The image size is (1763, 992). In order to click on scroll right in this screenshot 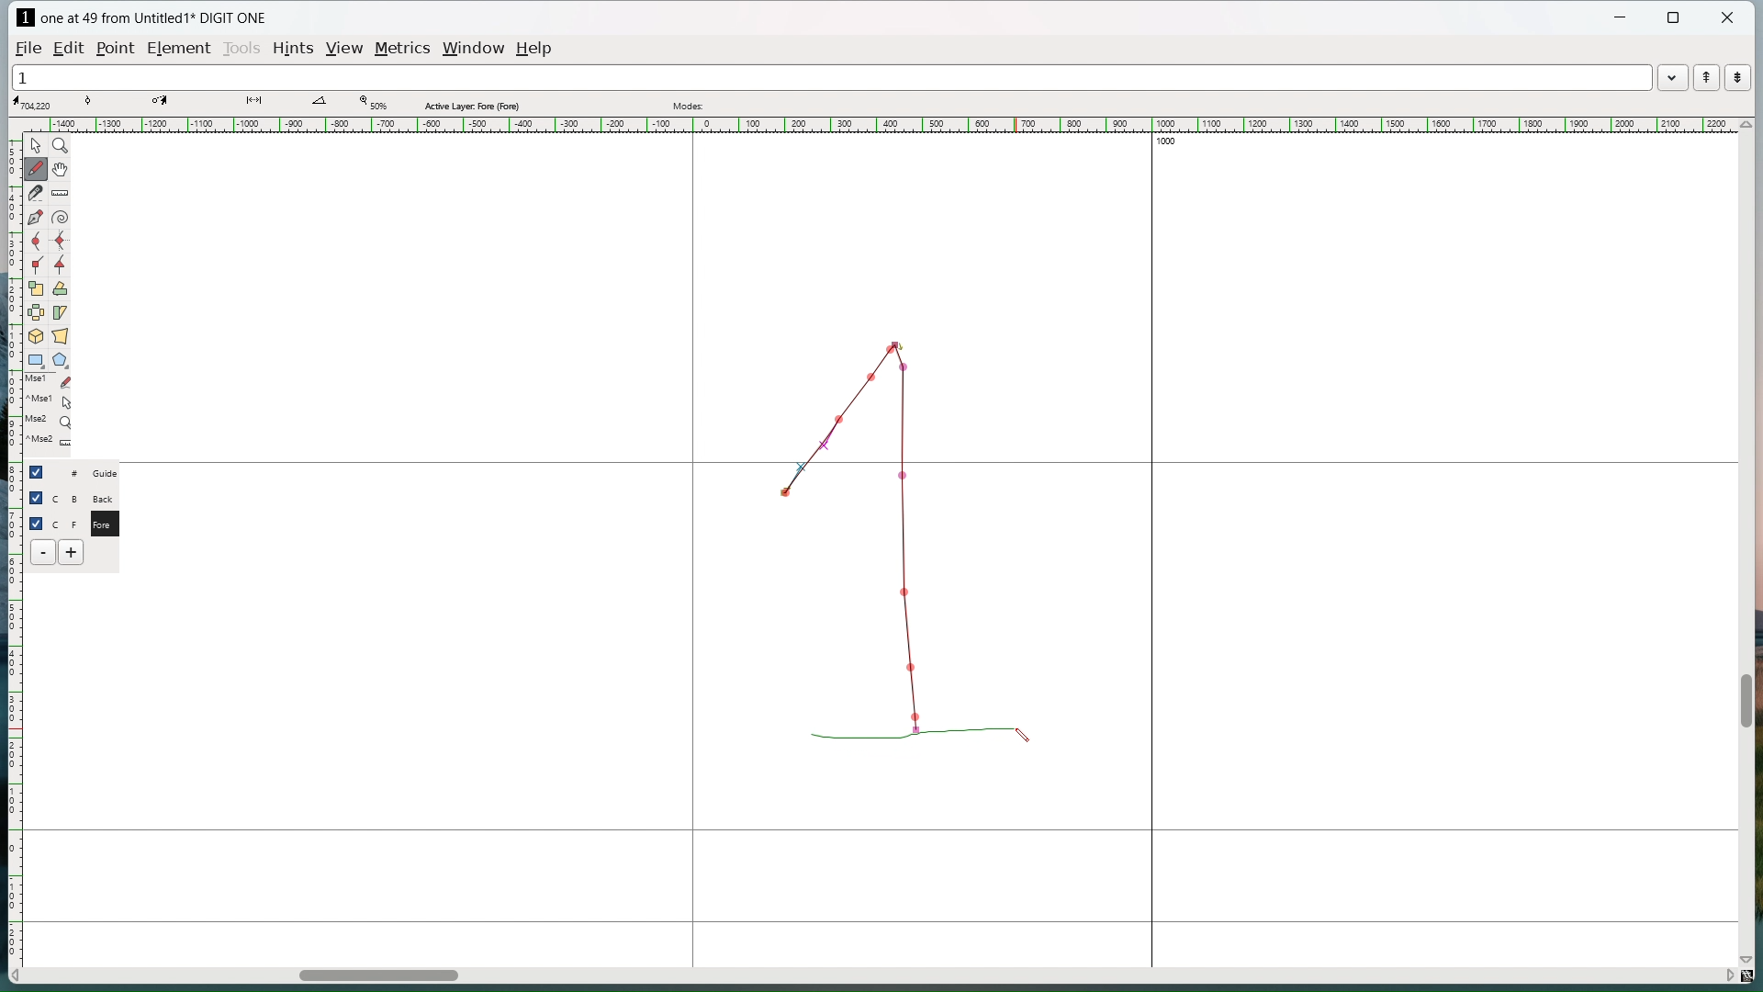, I will do `click(1727, 974)`.